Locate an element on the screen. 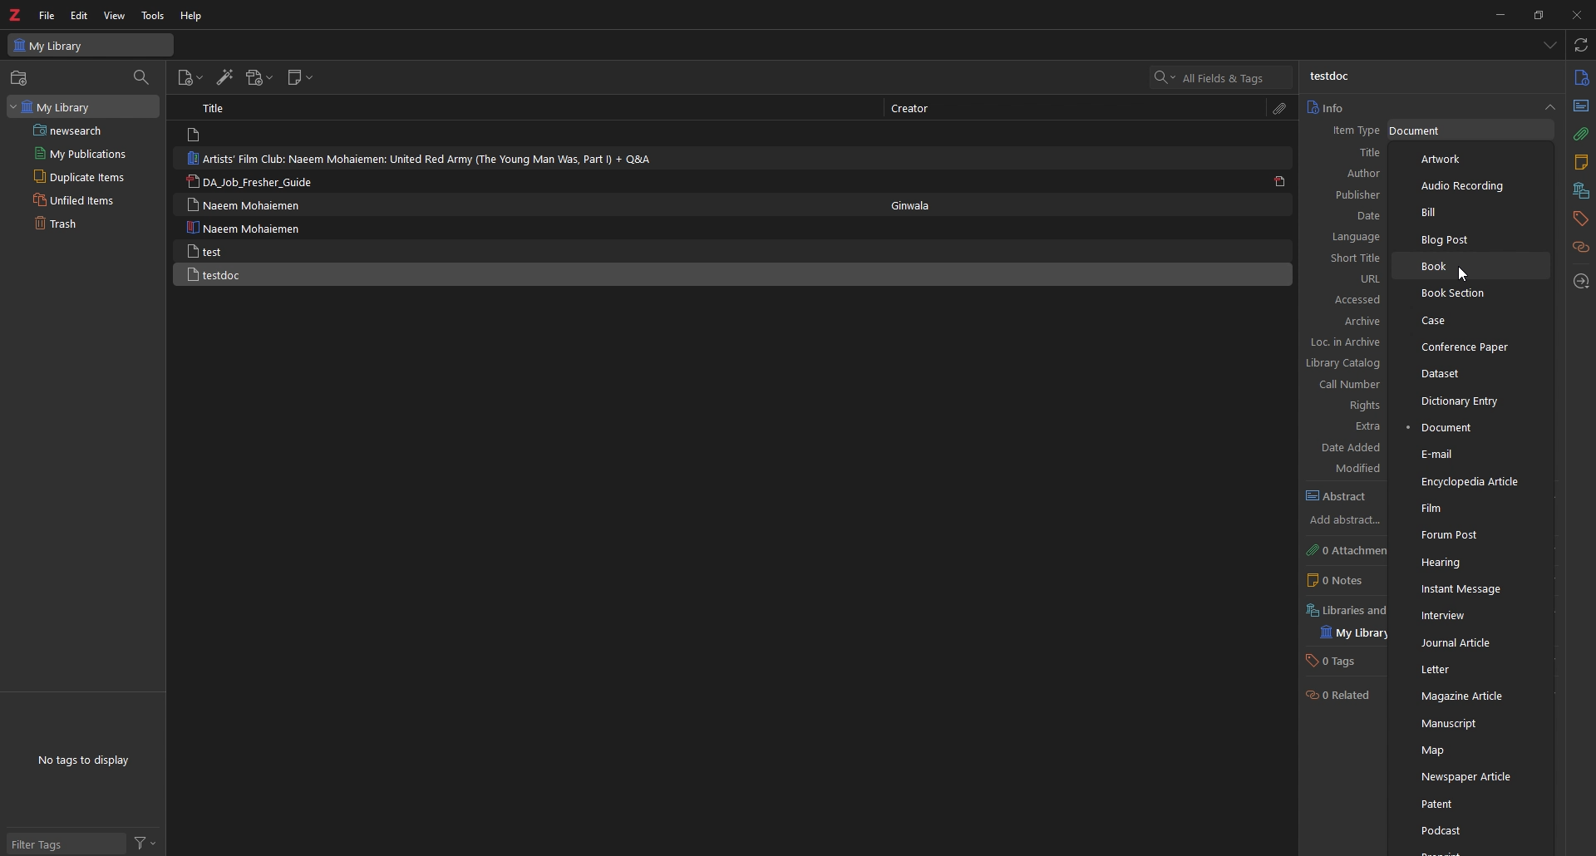 The image size is (1596, 856). dataset is located at coordinates (1470, 372).